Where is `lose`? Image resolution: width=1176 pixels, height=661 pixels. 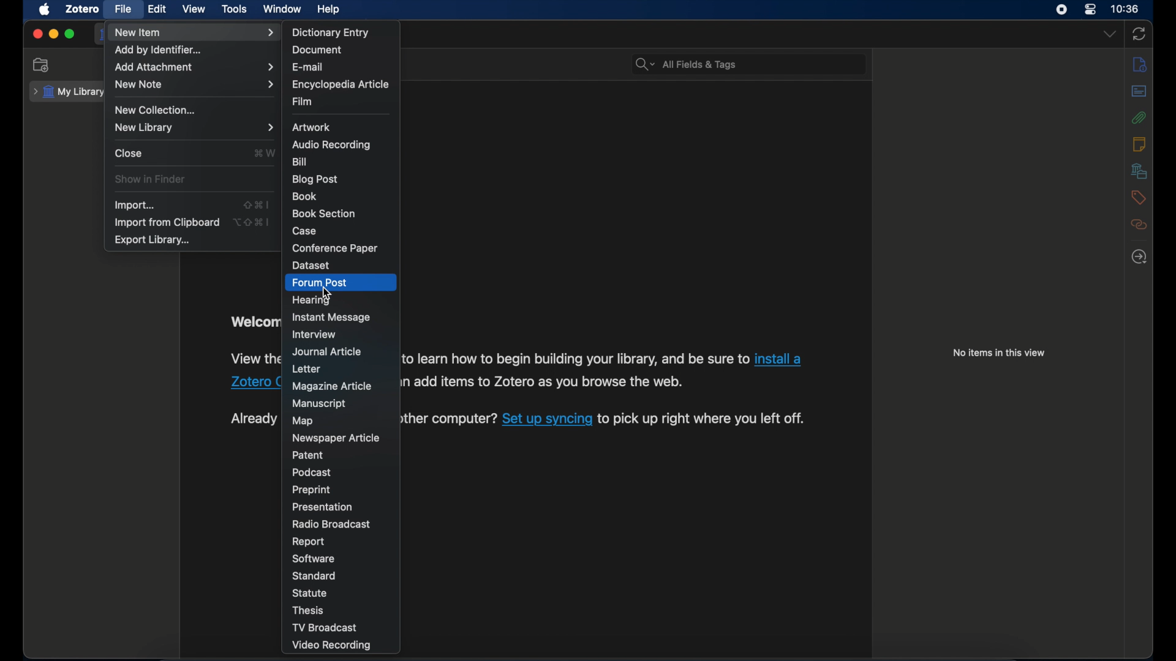
lose is located at coordinates (128, 152).